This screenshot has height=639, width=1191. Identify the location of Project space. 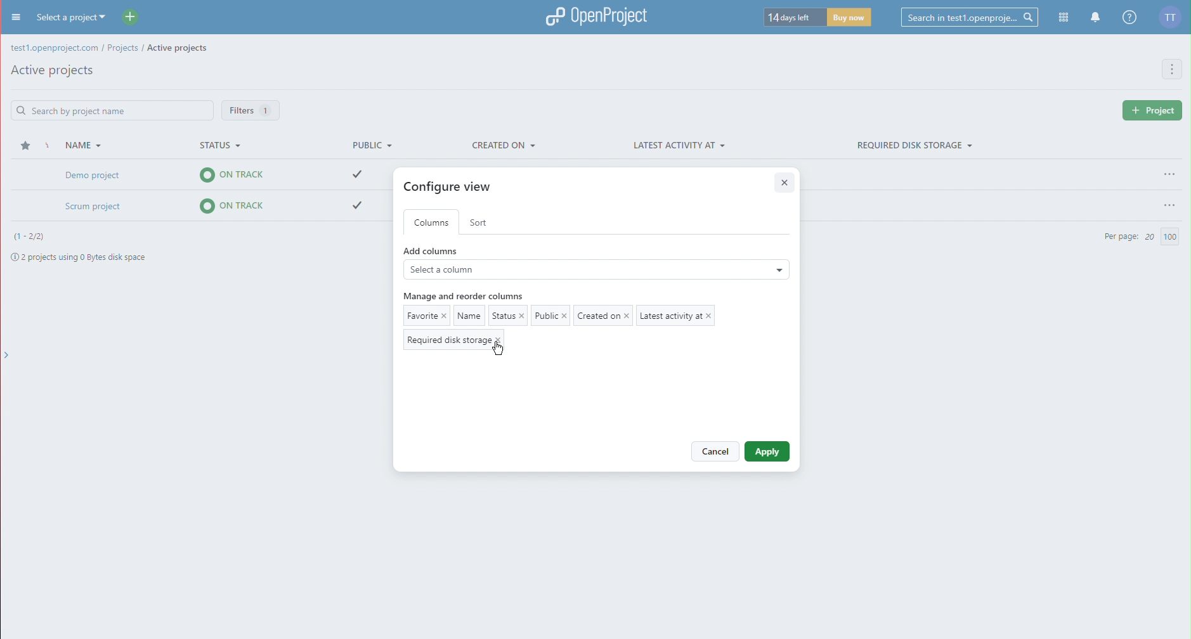
(91, 255).